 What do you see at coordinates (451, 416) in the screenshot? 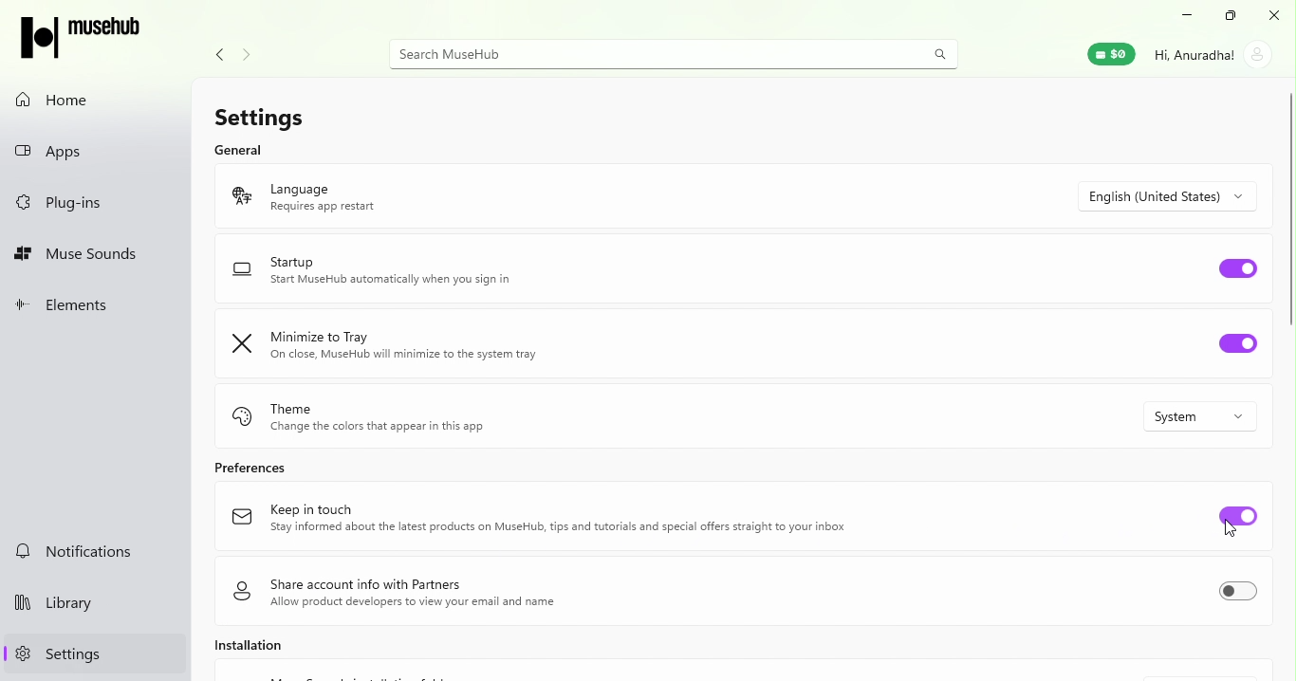
I see `Theme` at bounding box center [451, 416].